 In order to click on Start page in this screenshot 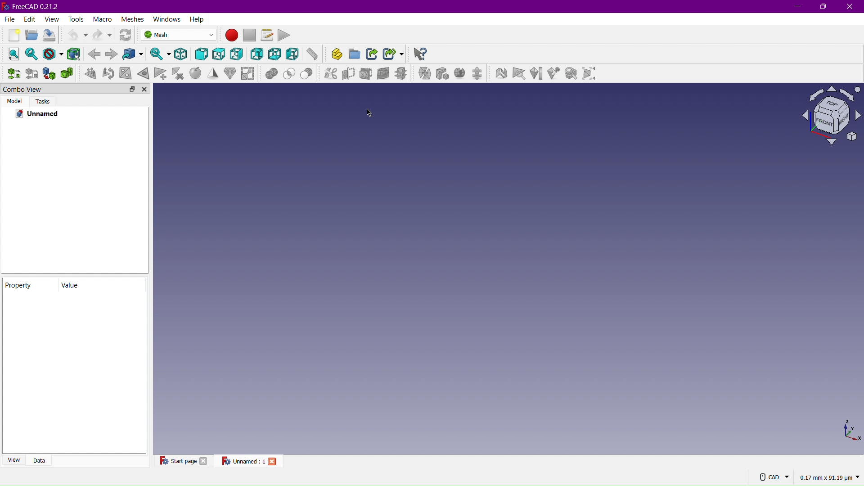, I will do `click(177, 460)`.